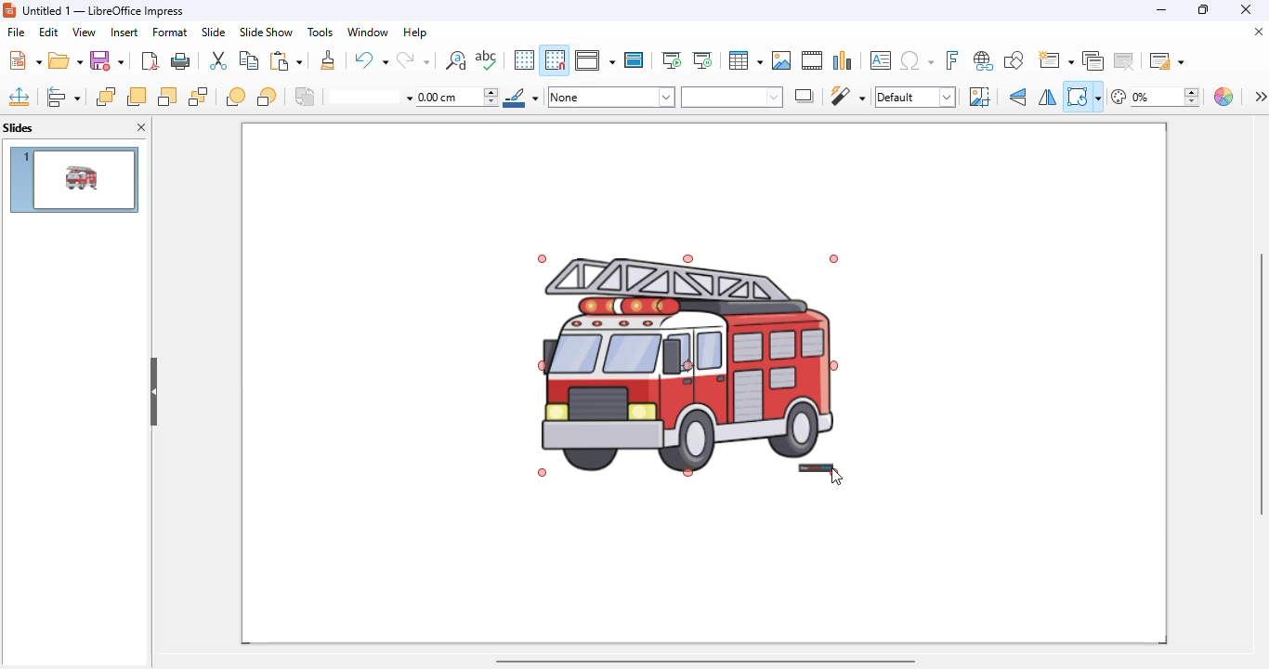  I want to click on slide layout, so click(1165, 59).